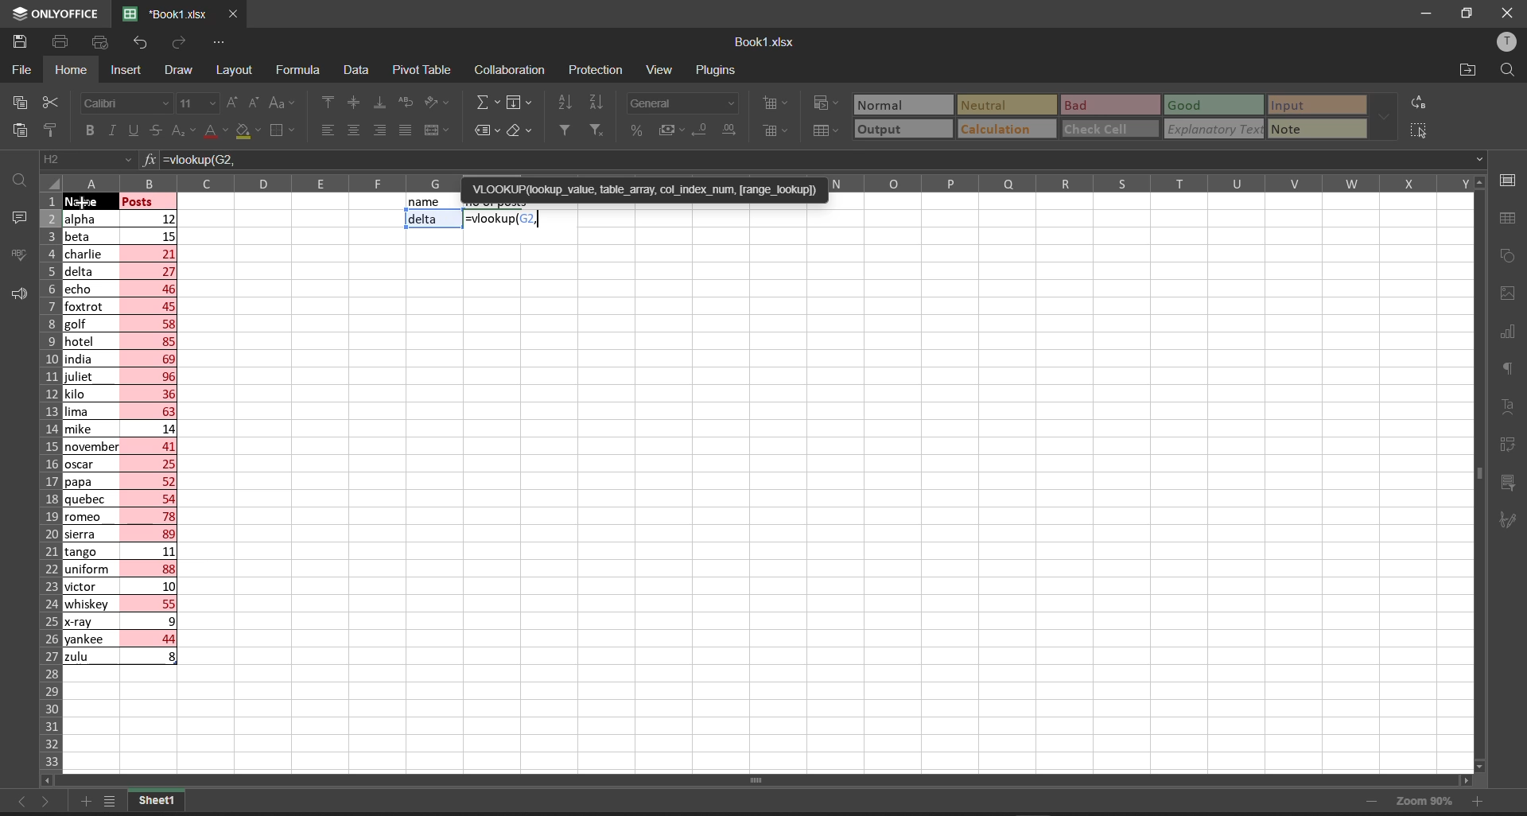 The image size is (1527, 816). Describe the element at coordinates (732, 132) in the screenshot. I see `increase decimal` at that location.